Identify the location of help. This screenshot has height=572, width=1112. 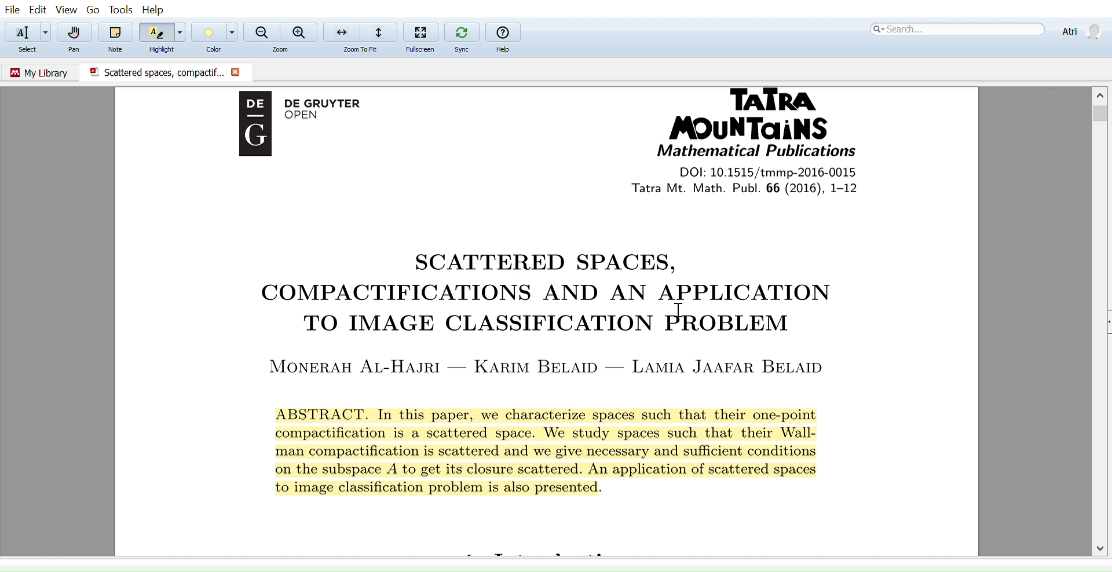
(503, 32).